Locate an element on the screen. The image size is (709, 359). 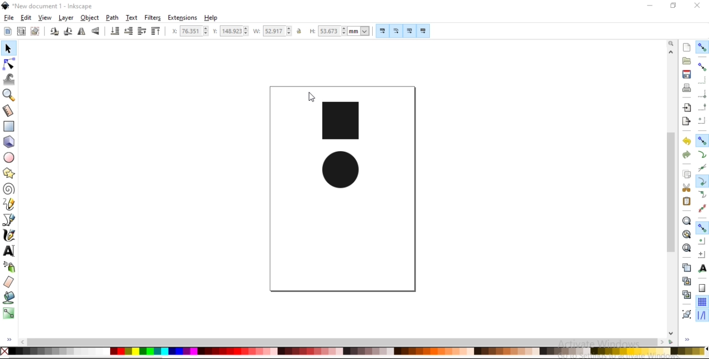
snap centers of objects is located at coordinates (702, 242).